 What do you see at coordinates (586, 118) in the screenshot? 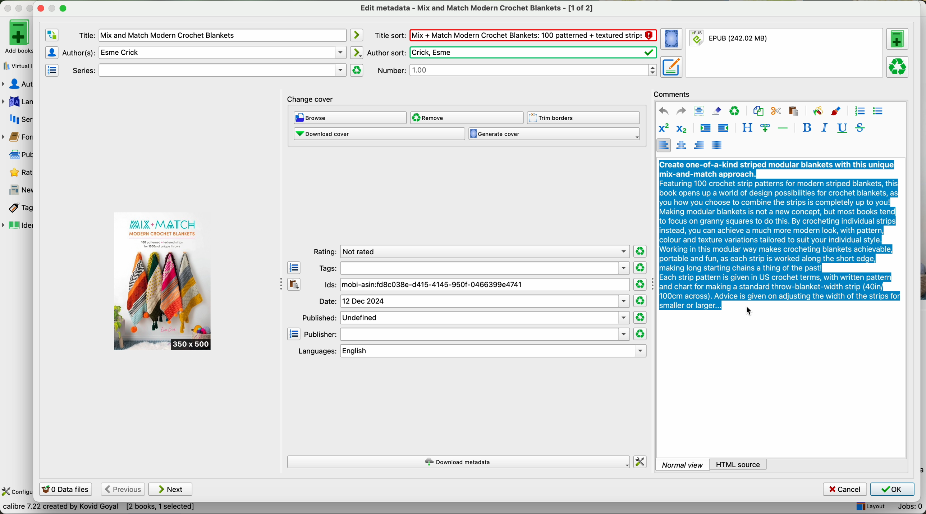
I see `trim borders` at bounding box center [586, 118].